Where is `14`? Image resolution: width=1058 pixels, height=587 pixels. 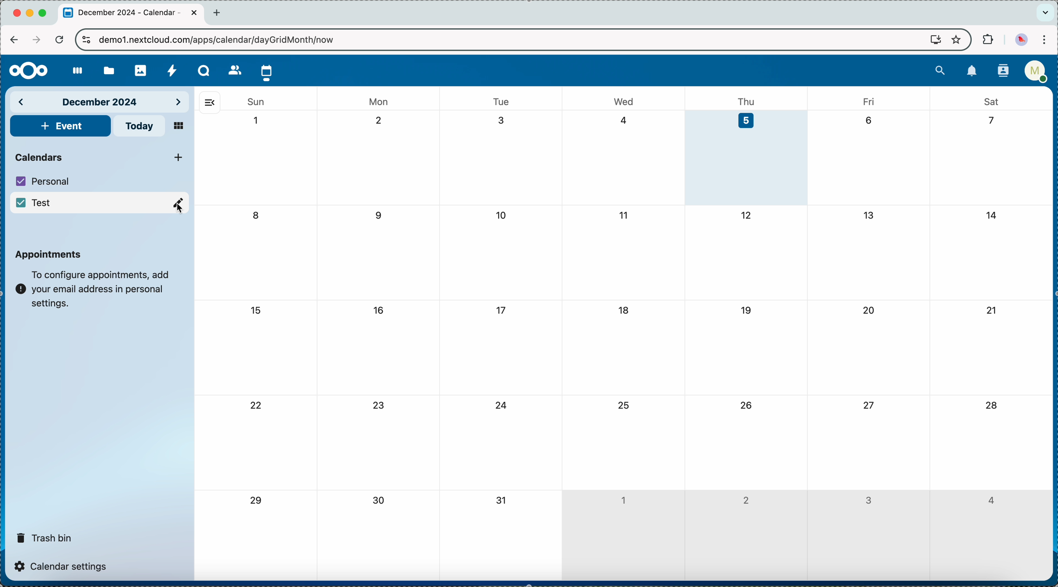
14 is located at coordinates (994, 214).